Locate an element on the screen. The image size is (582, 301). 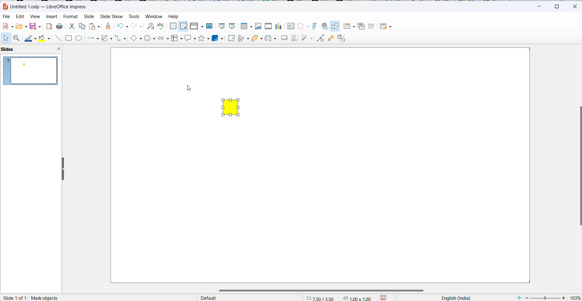
slide show is located at coordinates (111, 17).